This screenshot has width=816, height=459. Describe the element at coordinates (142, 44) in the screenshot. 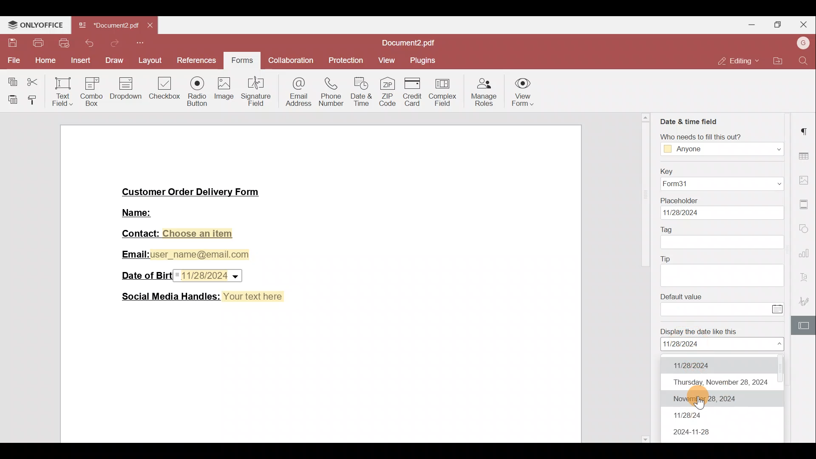

I see `More` at that location.